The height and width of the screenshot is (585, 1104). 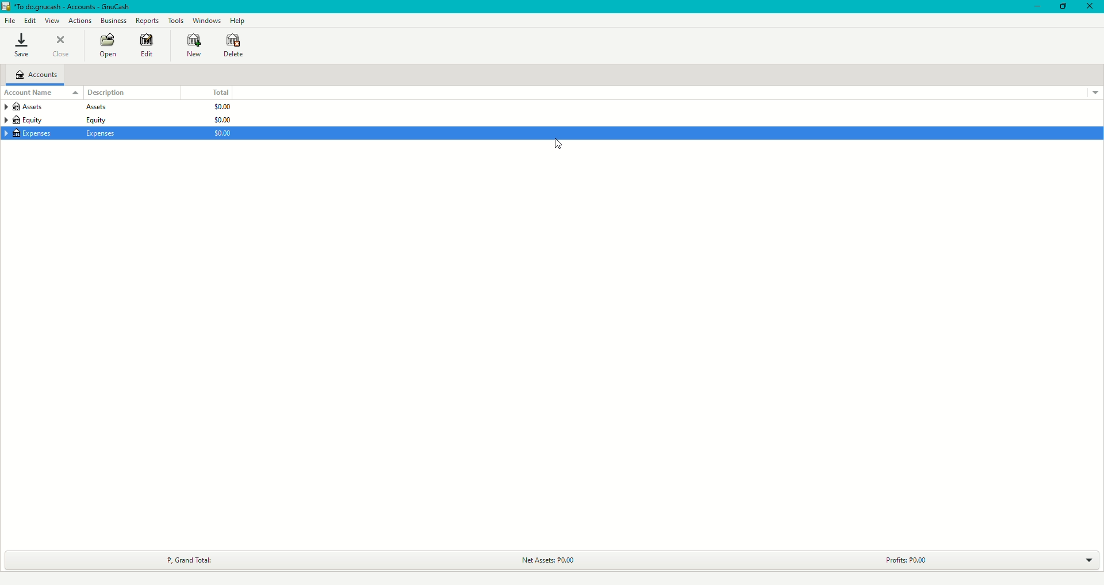 What do you see at coordinates (207, 20) in the screenshot?
I see `Windows` at bounding box center [207, 20].